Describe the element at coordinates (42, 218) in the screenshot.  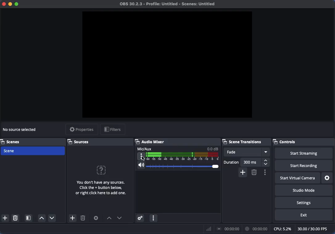
I see `Move up` at that location.